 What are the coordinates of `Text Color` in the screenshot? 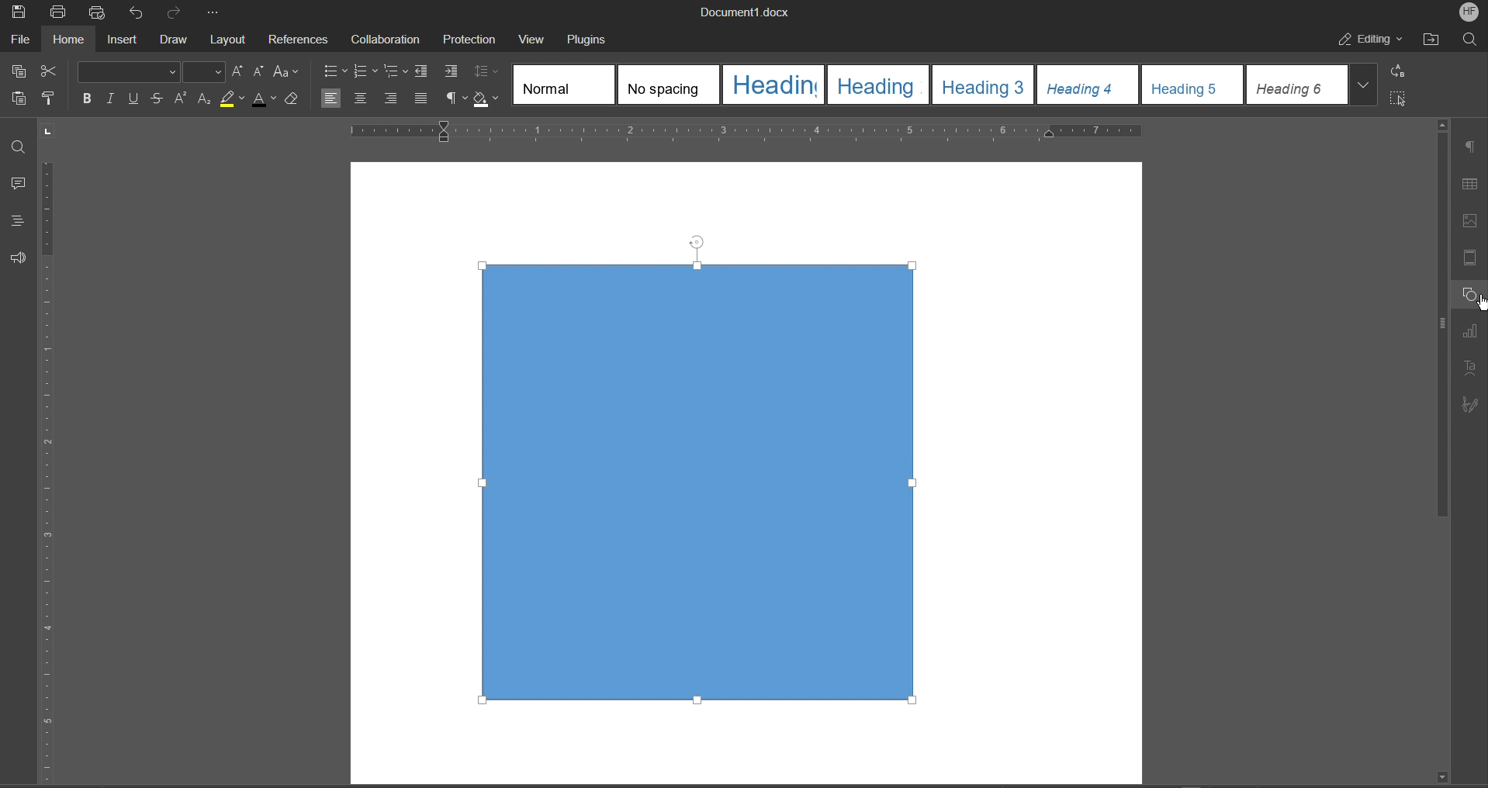 It's located at (264, 100).